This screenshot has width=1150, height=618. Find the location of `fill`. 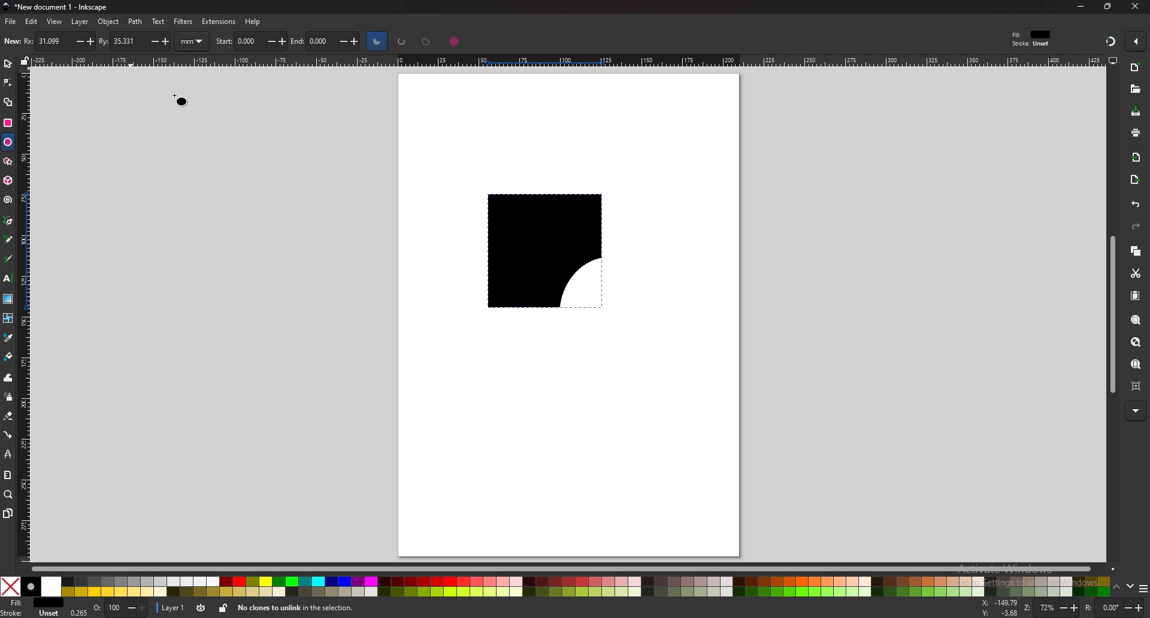

fill is located at coordinates (32, 603).